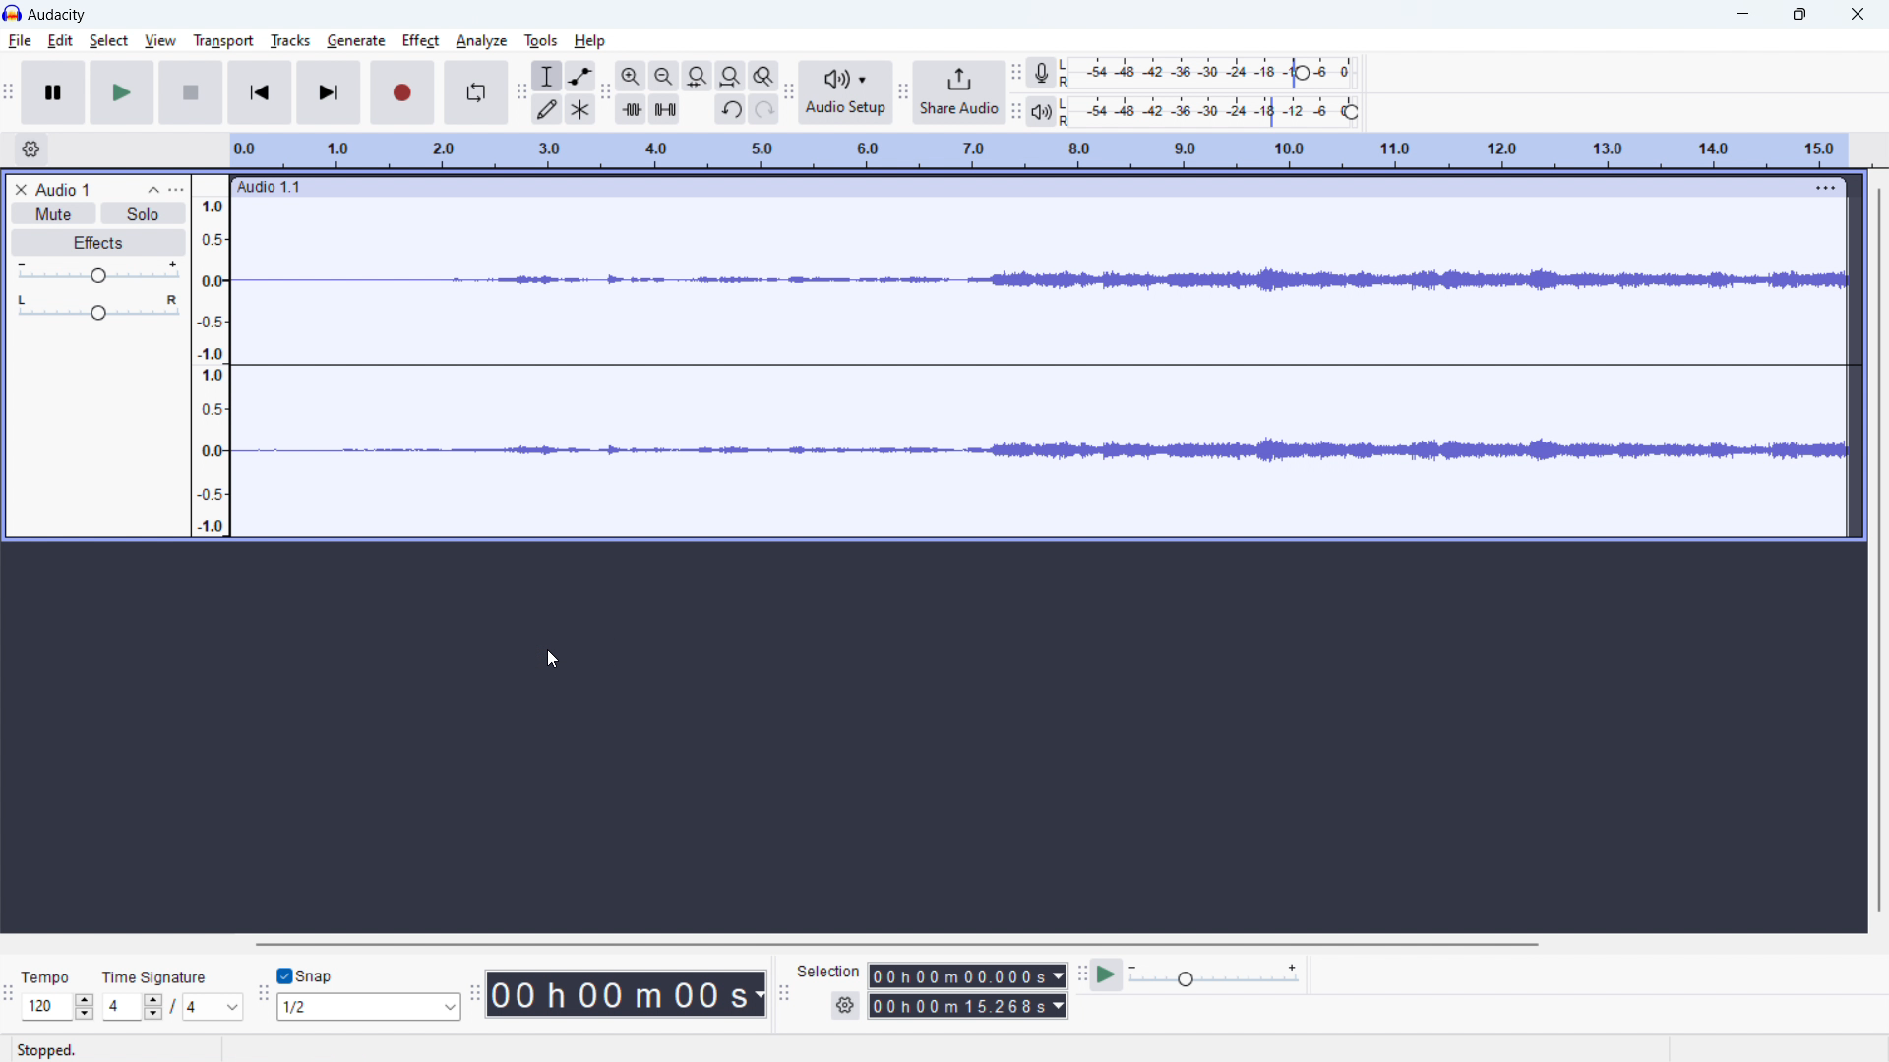 The height and width of the screenshot is (1062, 1889). I want to click on time toolbar, so click(475, 995).